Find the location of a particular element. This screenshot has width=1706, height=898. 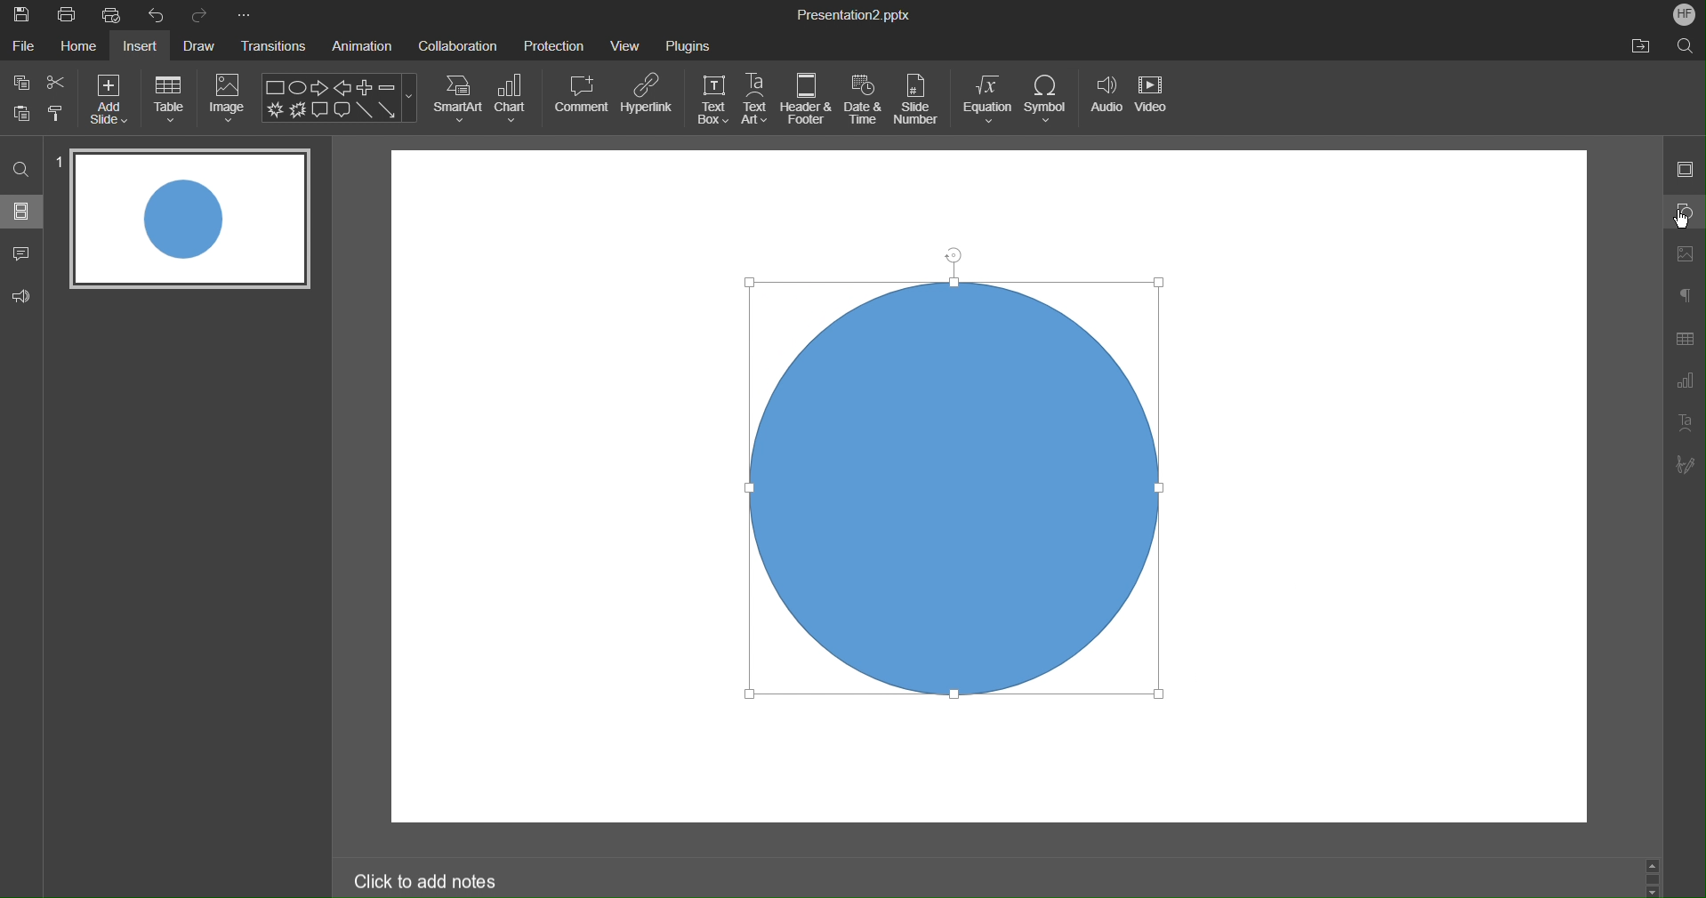

Slide Settings is located at coordinates (1685, 172).